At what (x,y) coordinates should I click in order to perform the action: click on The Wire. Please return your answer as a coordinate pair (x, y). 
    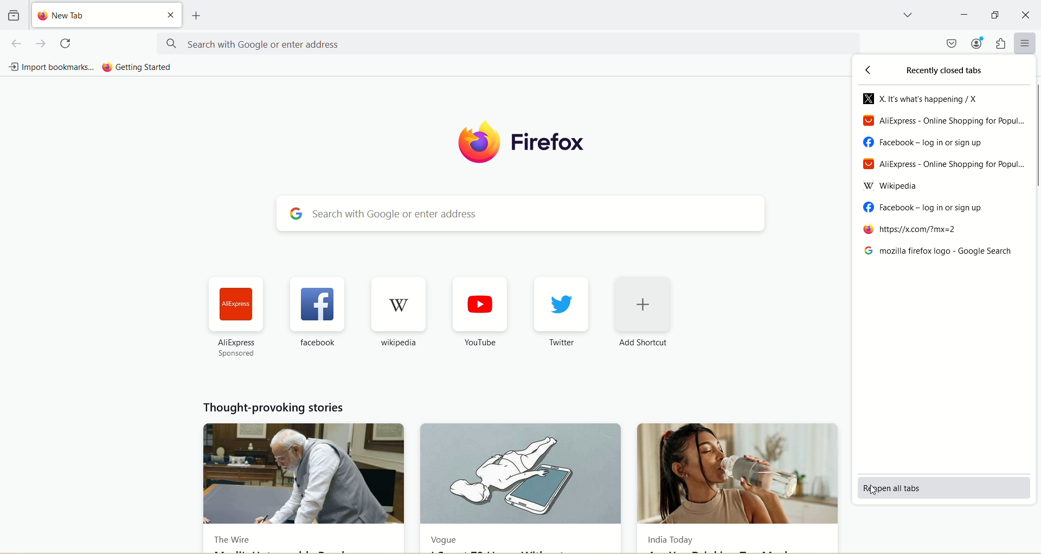
    Looking at the image, I should click on (232, 542).